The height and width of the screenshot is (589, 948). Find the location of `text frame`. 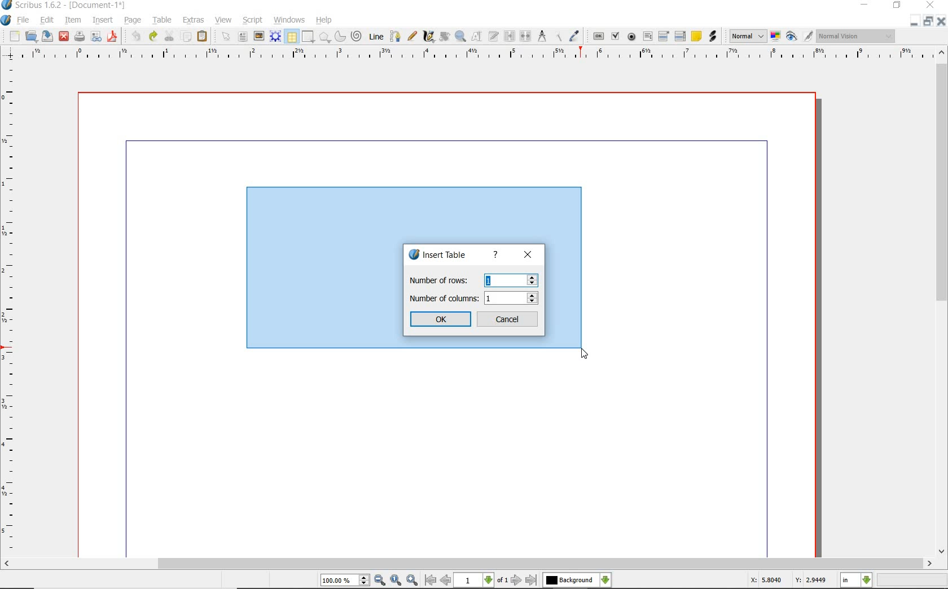

text frame is located at coordinates (243, 38).